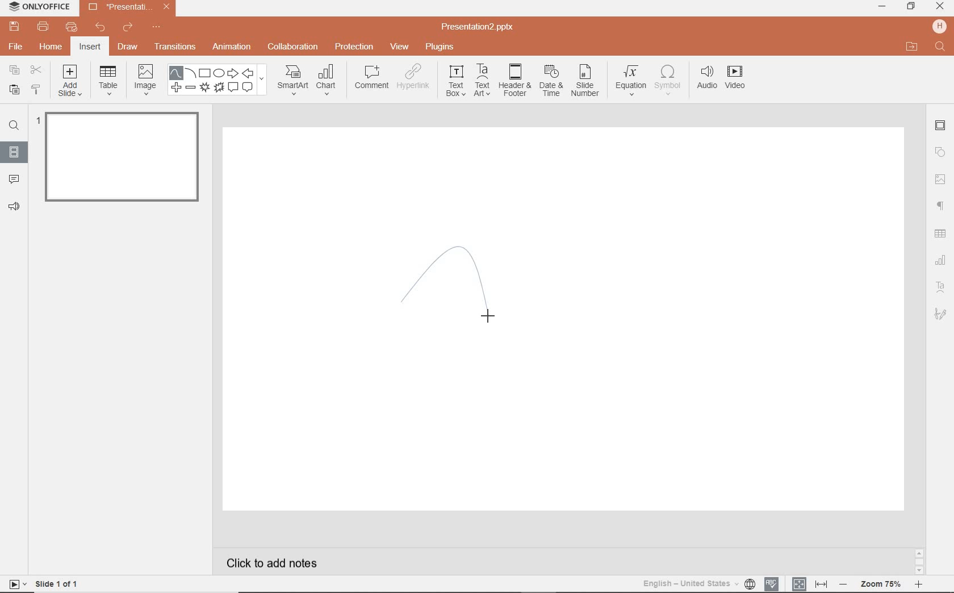 The height and width of the screenshot is (593, 954). What do you see at coordinates (292, 81) in the screenshot?
I see `SMART ART` at bounding box center [292, 81].